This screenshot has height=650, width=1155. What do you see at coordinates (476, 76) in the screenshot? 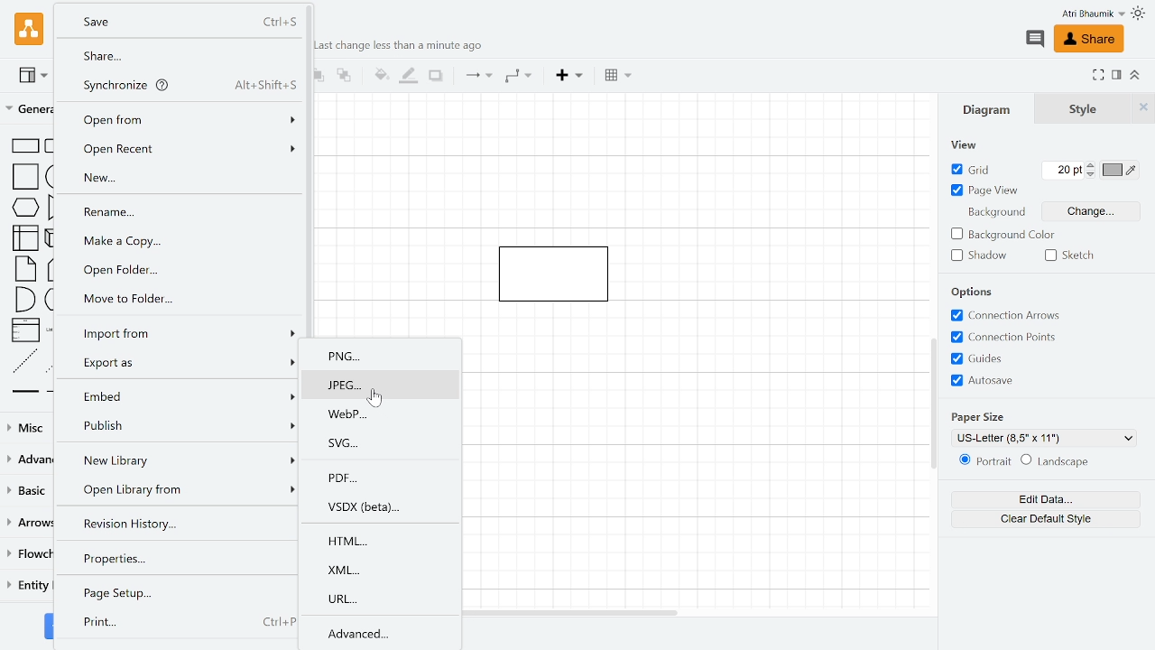
I see `Connection` at bounding box center [476, 76].